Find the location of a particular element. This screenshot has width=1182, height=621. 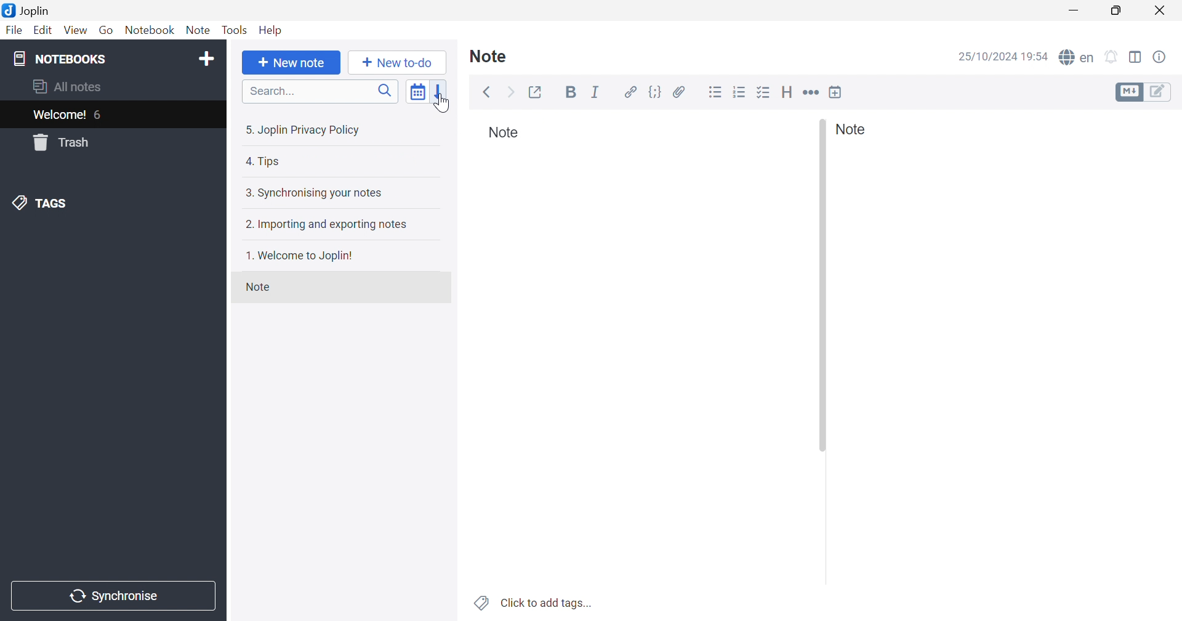

Synchronise is located at coordinates (112, 596).